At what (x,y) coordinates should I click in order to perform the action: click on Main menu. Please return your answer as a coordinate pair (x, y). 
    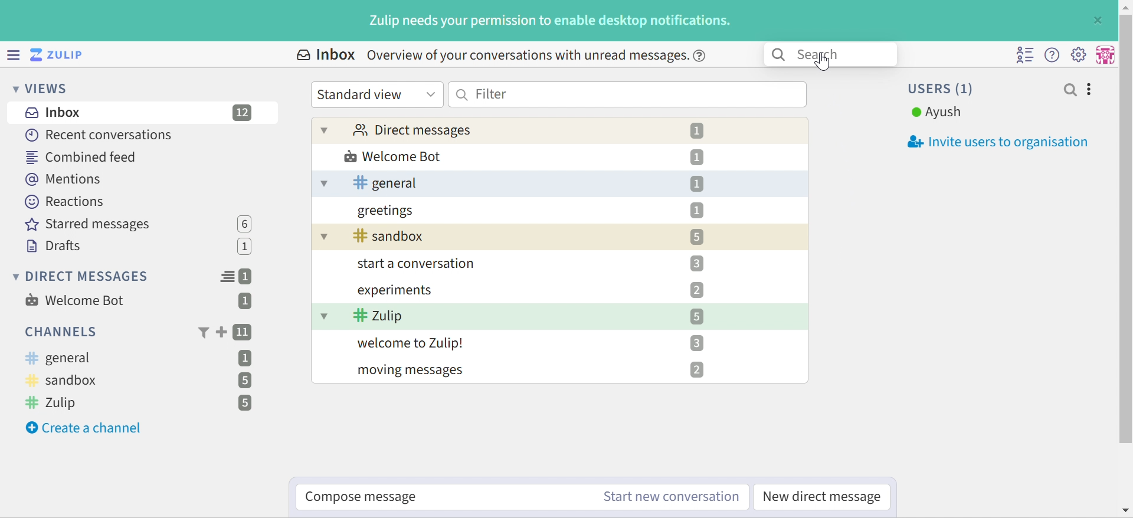
    Looking at the image, I should click on (1080, 54).